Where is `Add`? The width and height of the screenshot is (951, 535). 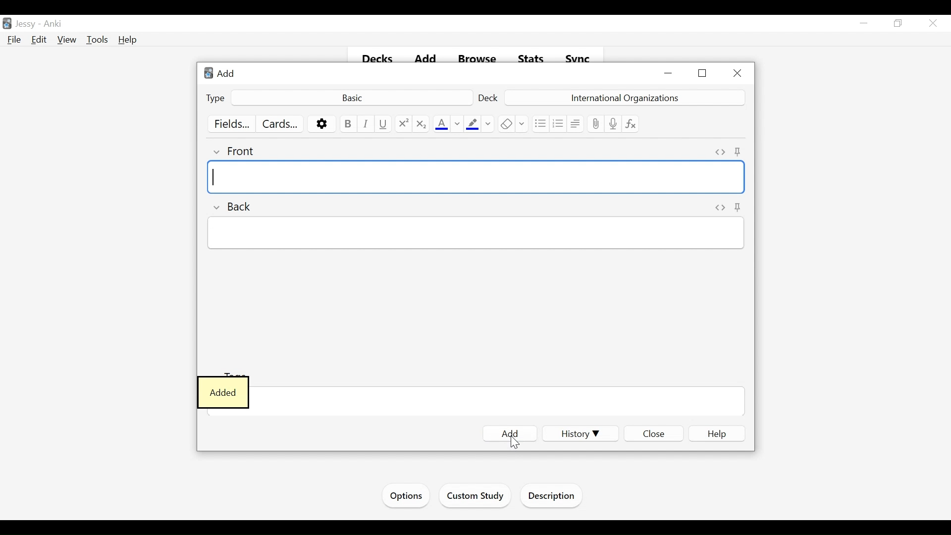 Add is located at coordinates (227, 74).